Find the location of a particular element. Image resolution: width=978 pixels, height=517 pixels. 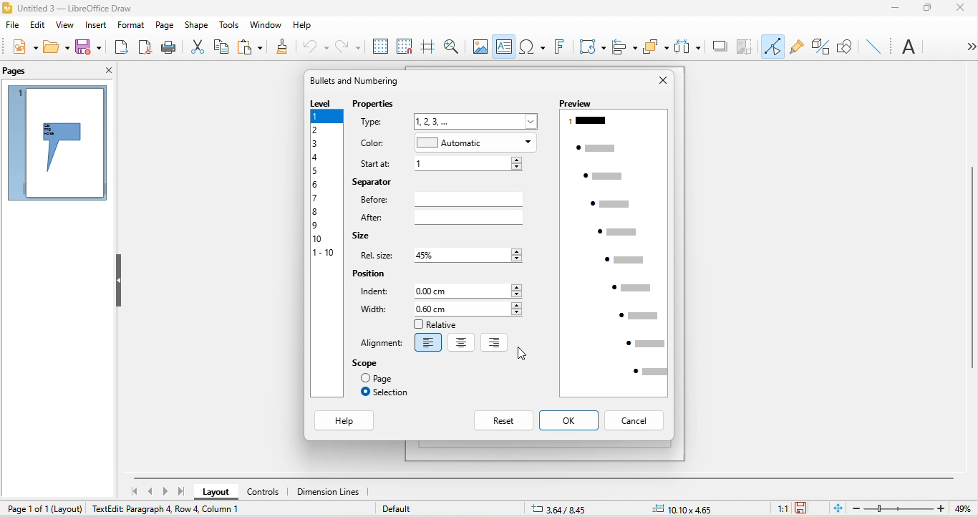

hide is located at coordinates (117, 281).